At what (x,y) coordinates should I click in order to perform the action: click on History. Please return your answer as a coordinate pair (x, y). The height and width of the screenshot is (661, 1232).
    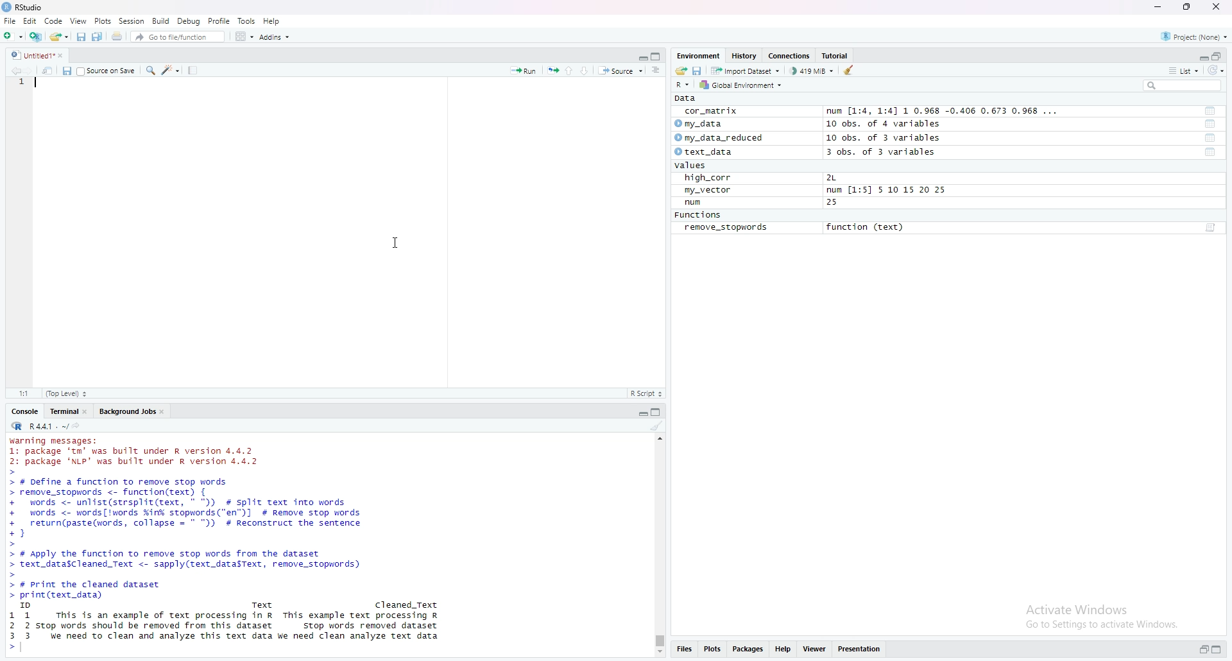
    Looking at the image, I should click on (744, 56).